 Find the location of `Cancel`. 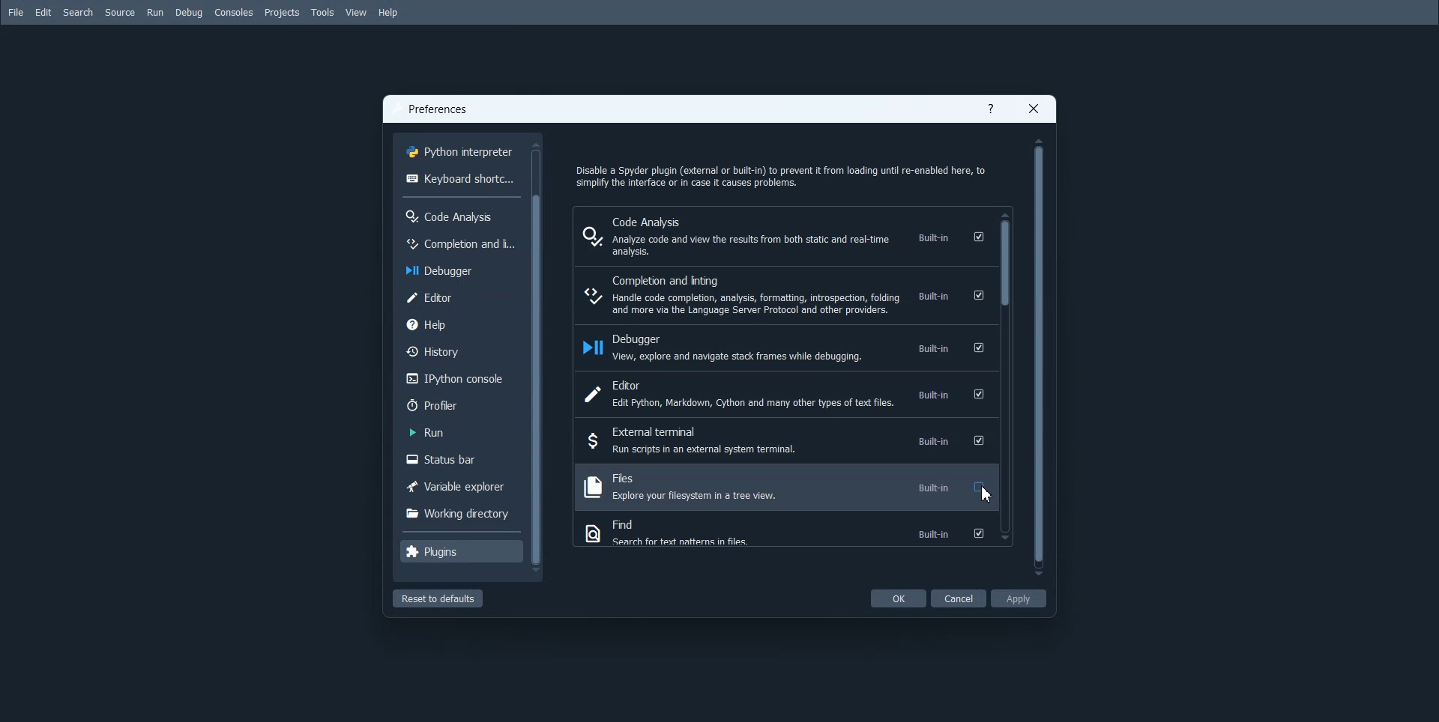

Cancel is located at coordinates (959, 598).